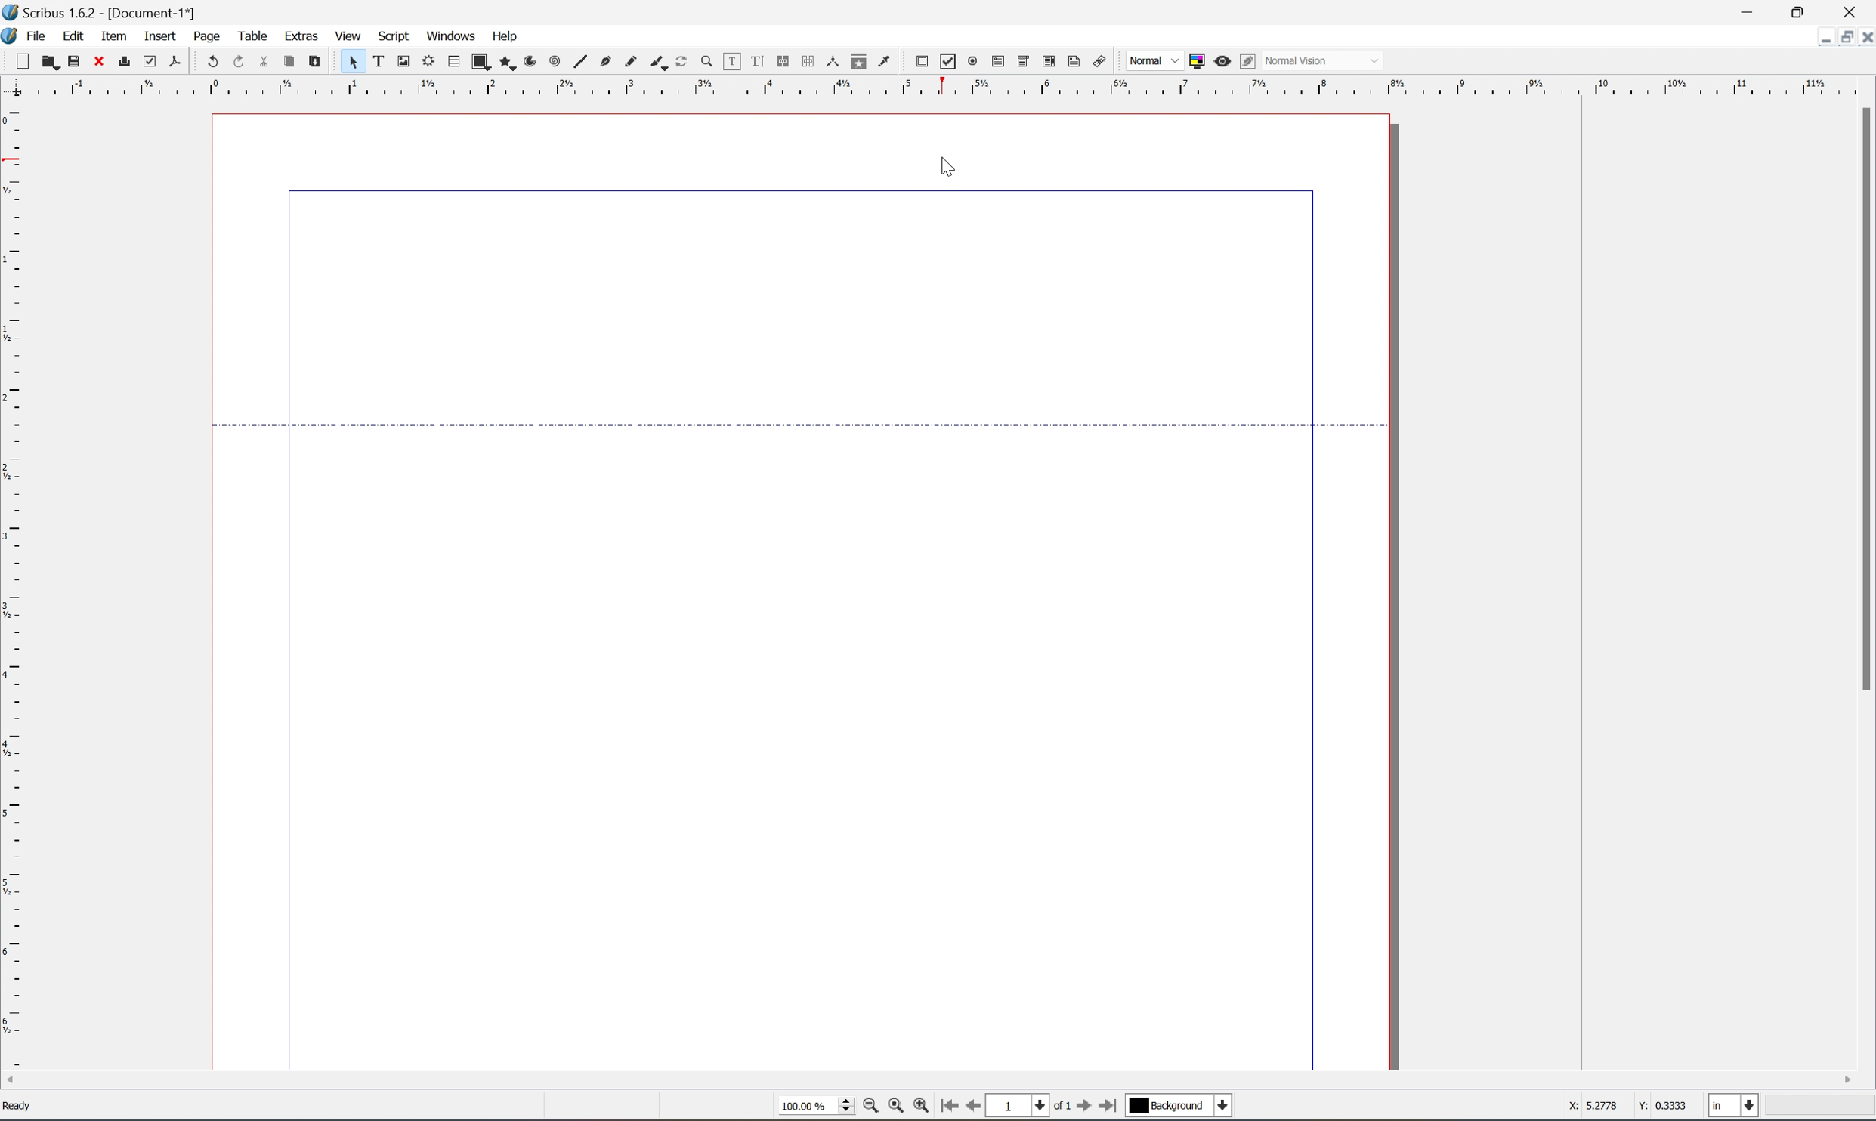  I want to click on save as pdf, so click(176, 63).